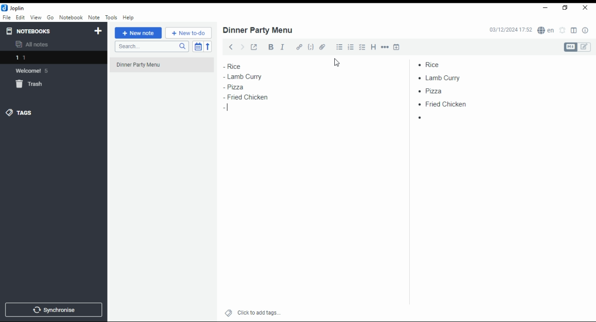 This screenshot has width=596, height=322. Describe the element at coordinates (138, 33) in the screenshot. I see `new note` at that location.